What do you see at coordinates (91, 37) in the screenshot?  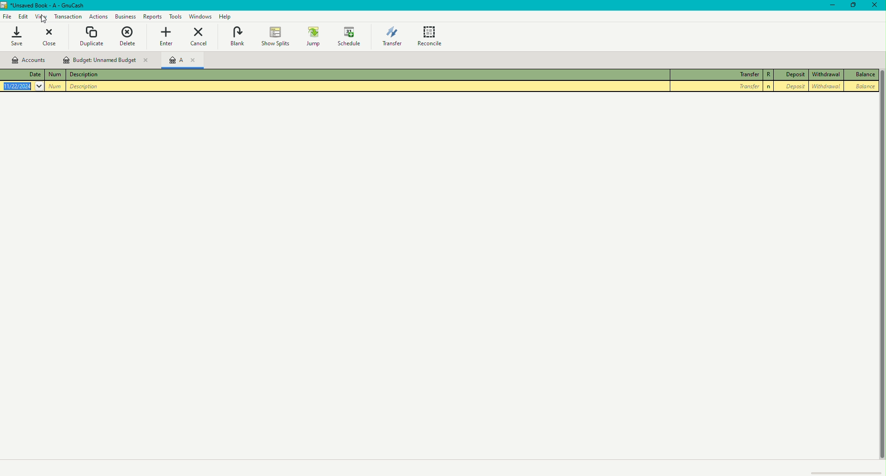 I see `Duplicate` at bounding box center [91, 37].